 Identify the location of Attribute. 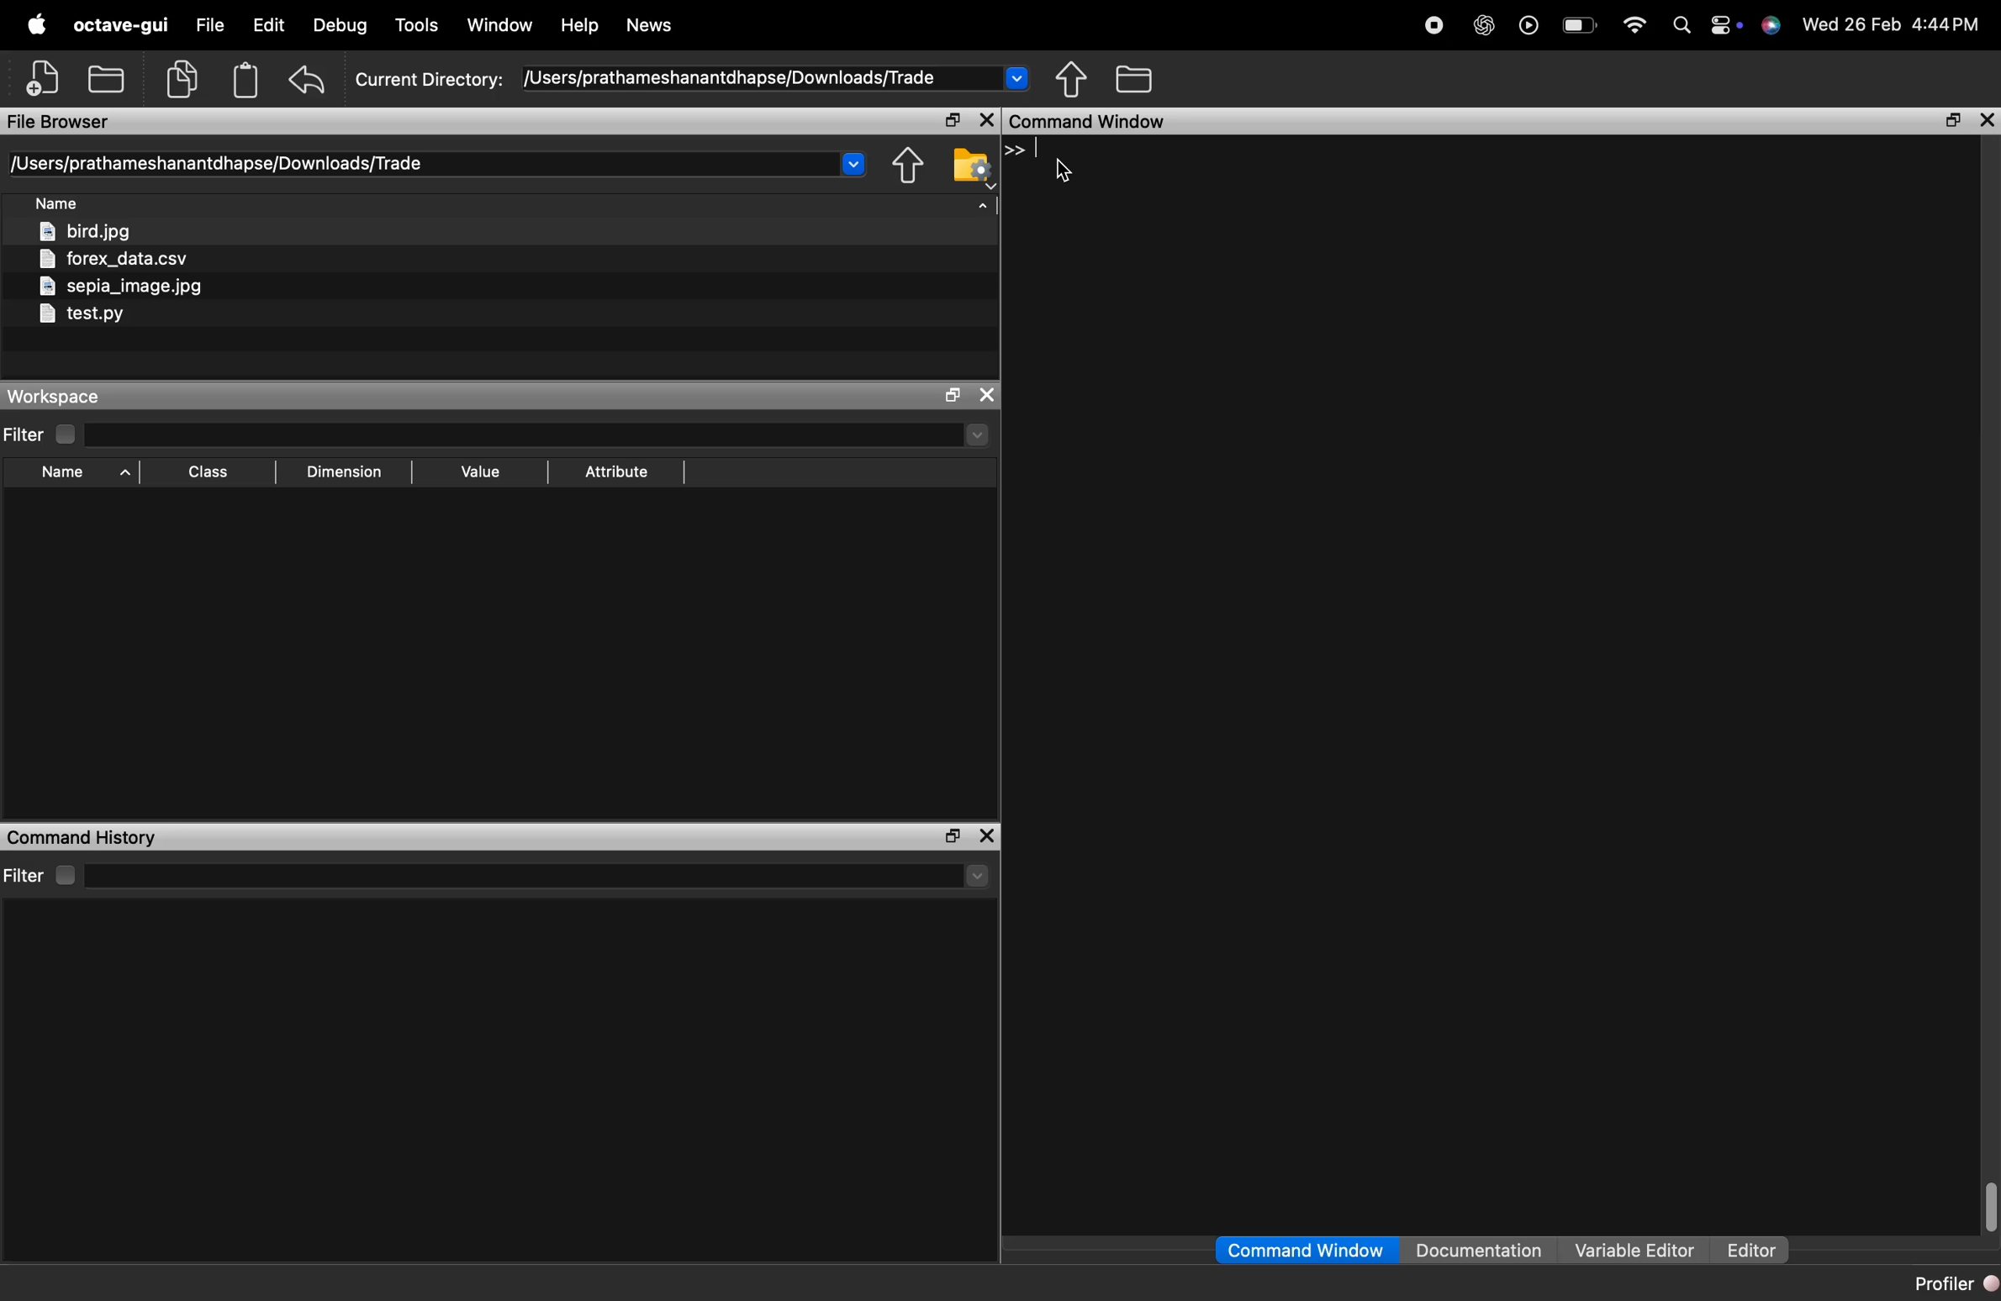
(618, 472).